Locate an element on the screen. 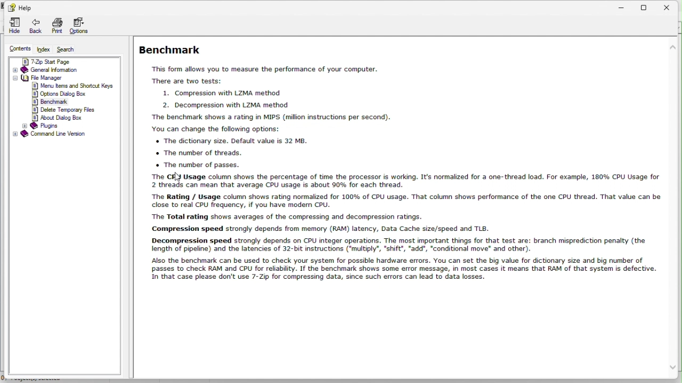 Image resolution: width=682 pixels, height=383 pixels. Seven zip start page is located at coordinates (63, 60).